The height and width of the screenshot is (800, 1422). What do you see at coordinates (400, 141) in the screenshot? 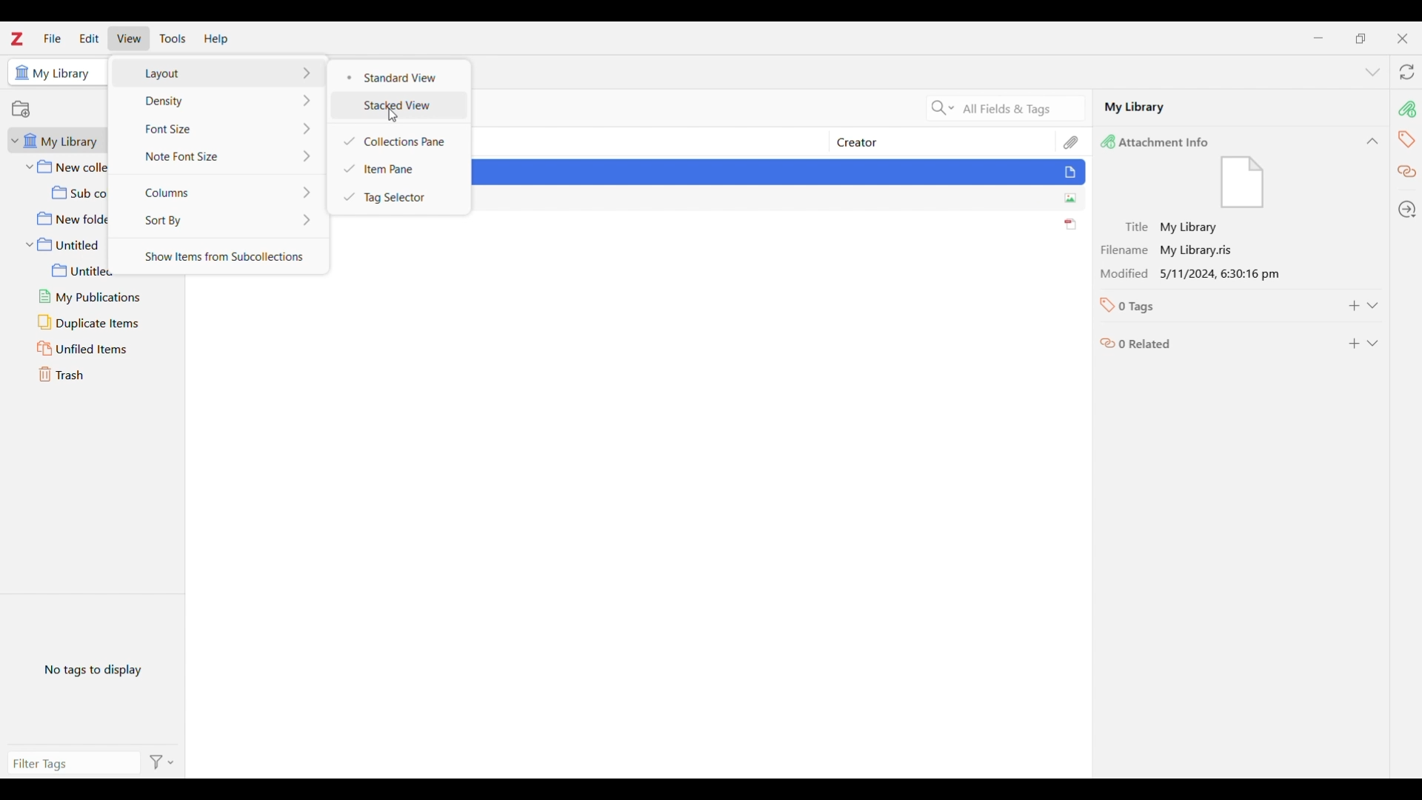
I see `Collections pane checked` at bounding box center [400, 141].